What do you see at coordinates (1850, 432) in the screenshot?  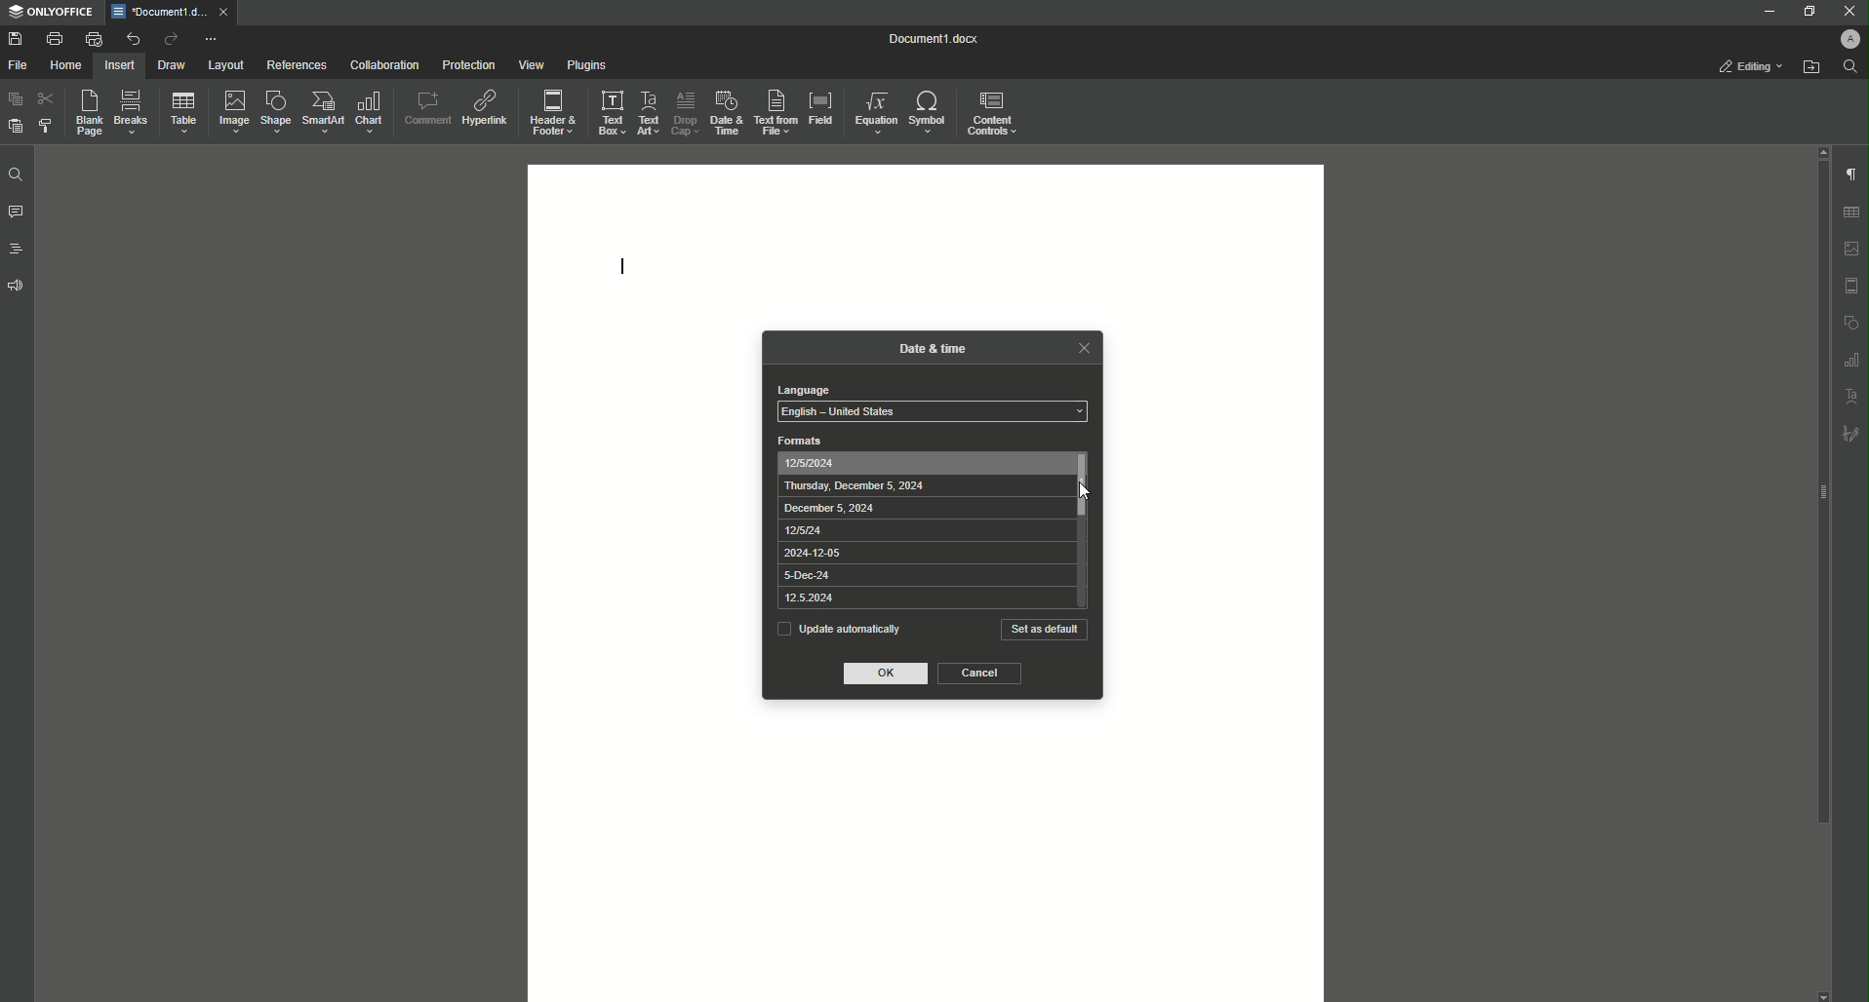 I see `signature settings` at bounding box center [1850, 432].